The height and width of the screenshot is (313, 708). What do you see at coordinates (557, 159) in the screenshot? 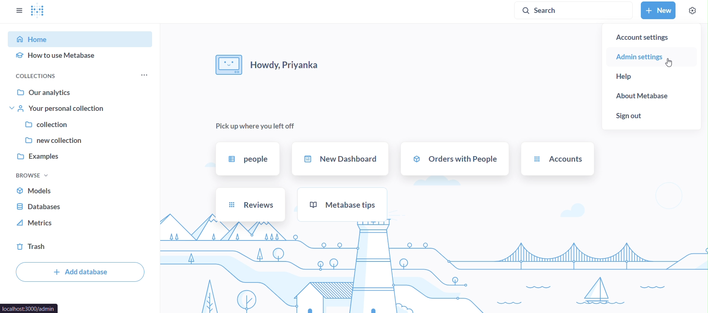
I see `accounts` at bounding box center [557, 159].